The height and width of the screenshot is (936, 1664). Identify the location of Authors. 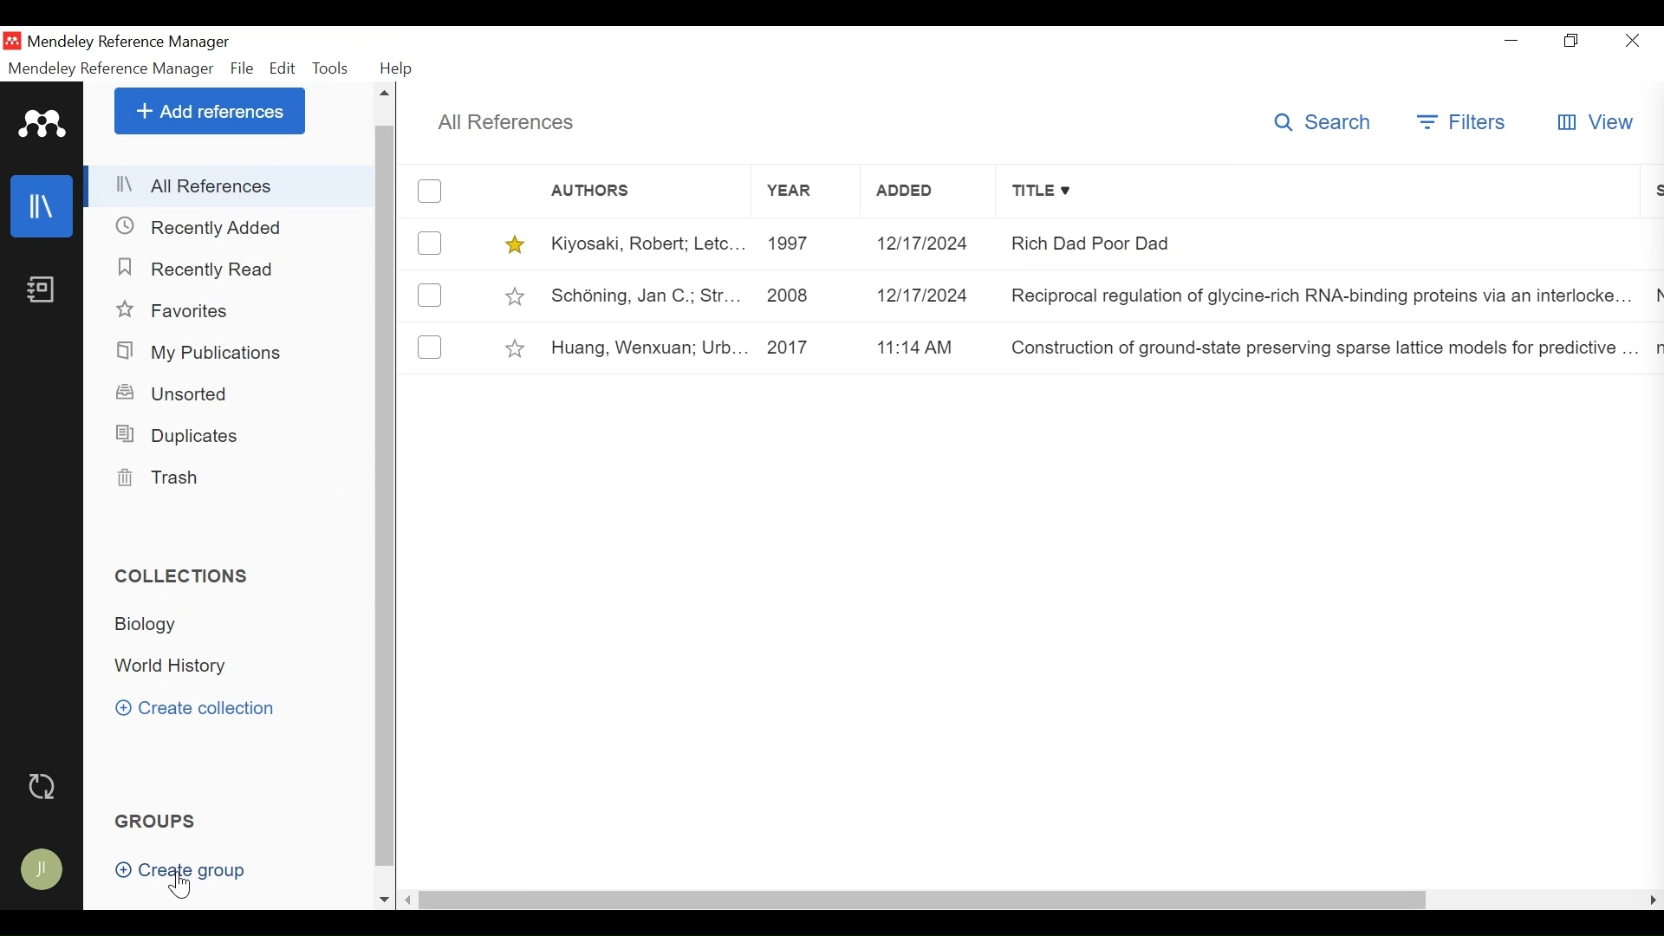
(625, 192).